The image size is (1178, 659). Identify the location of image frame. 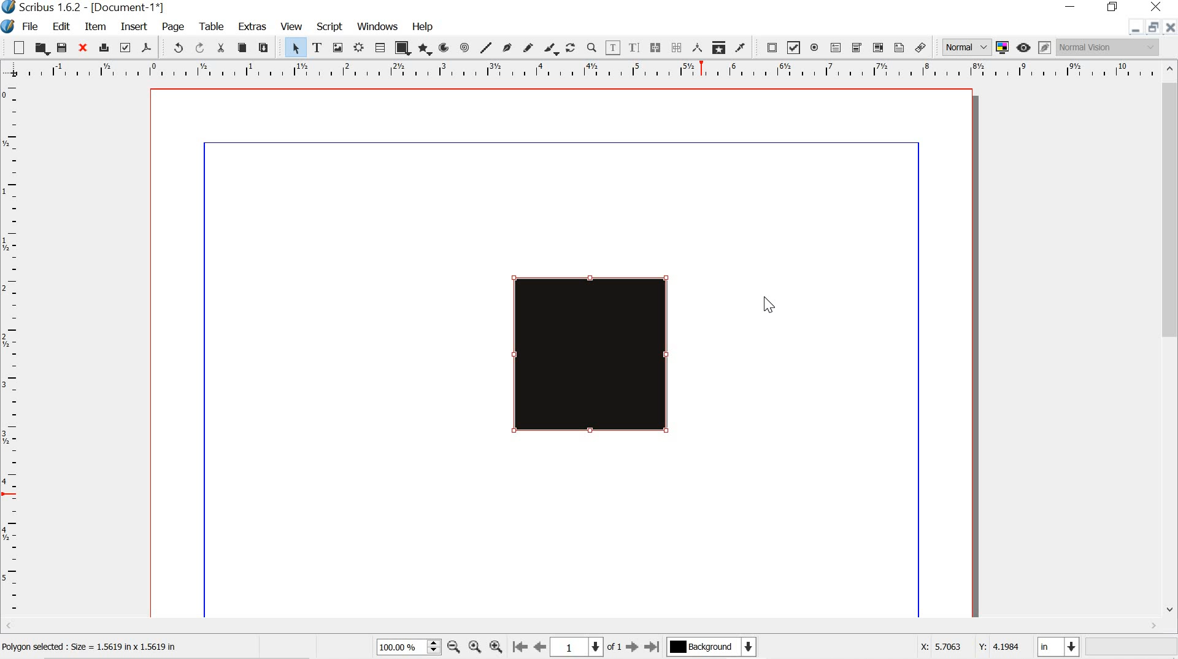
(338, 47).